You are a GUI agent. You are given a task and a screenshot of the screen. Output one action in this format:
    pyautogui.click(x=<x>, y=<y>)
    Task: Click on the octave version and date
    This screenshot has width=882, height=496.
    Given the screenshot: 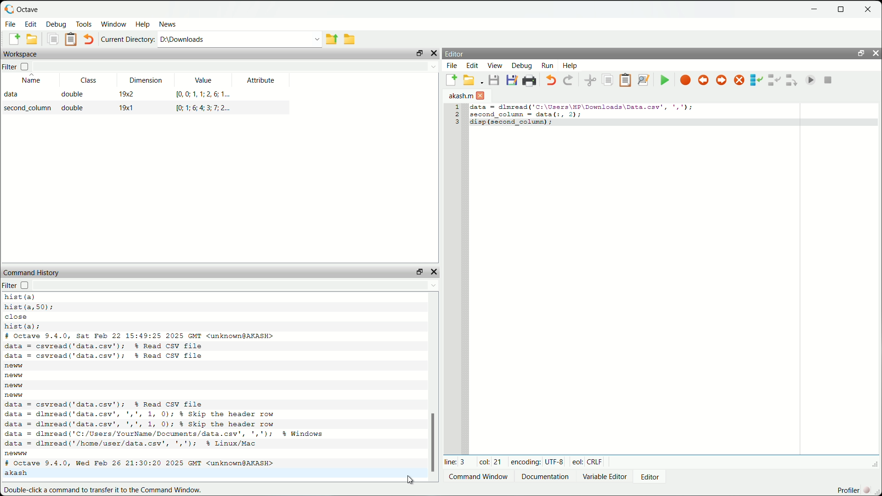 What is the action you would take?
    pyautogui.click(x=179, y=336)
    